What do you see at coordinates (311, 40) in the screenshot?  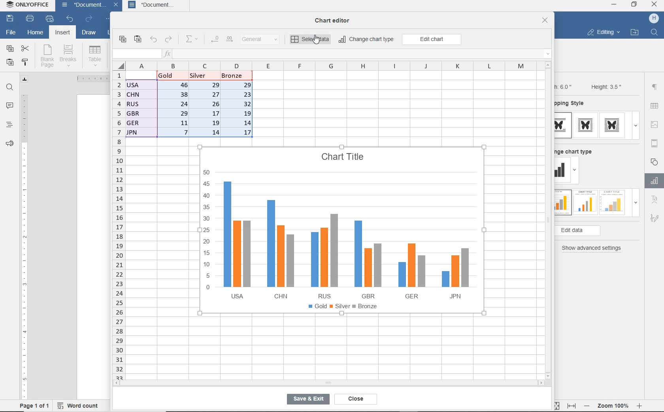 I see `select data` at bounding box center [311, 40].